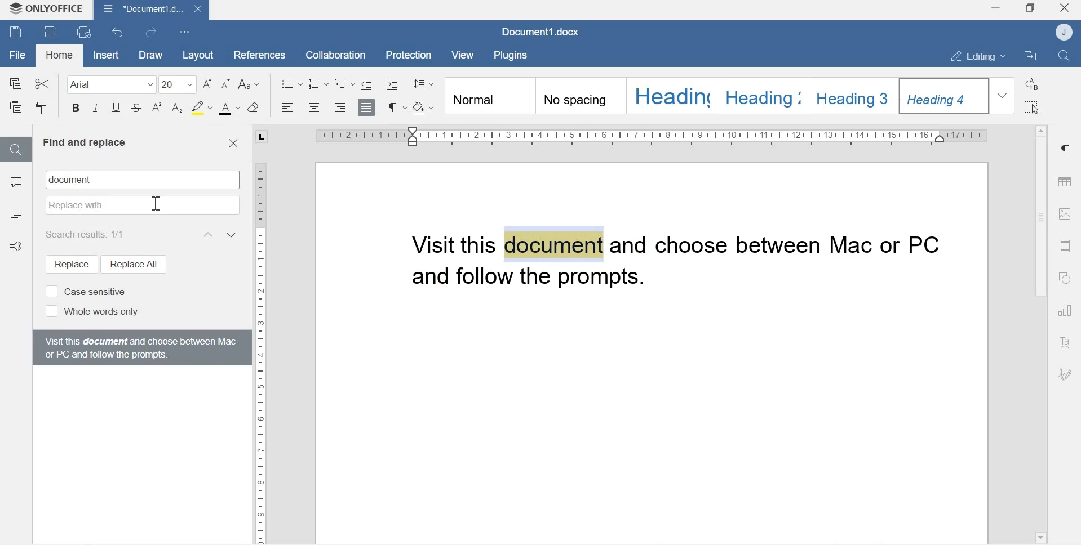 The width and height of the screenshot is (1081, 545). Describe the element at coordinates (1066, 56) in the screenshot. I see `Find` at that location.